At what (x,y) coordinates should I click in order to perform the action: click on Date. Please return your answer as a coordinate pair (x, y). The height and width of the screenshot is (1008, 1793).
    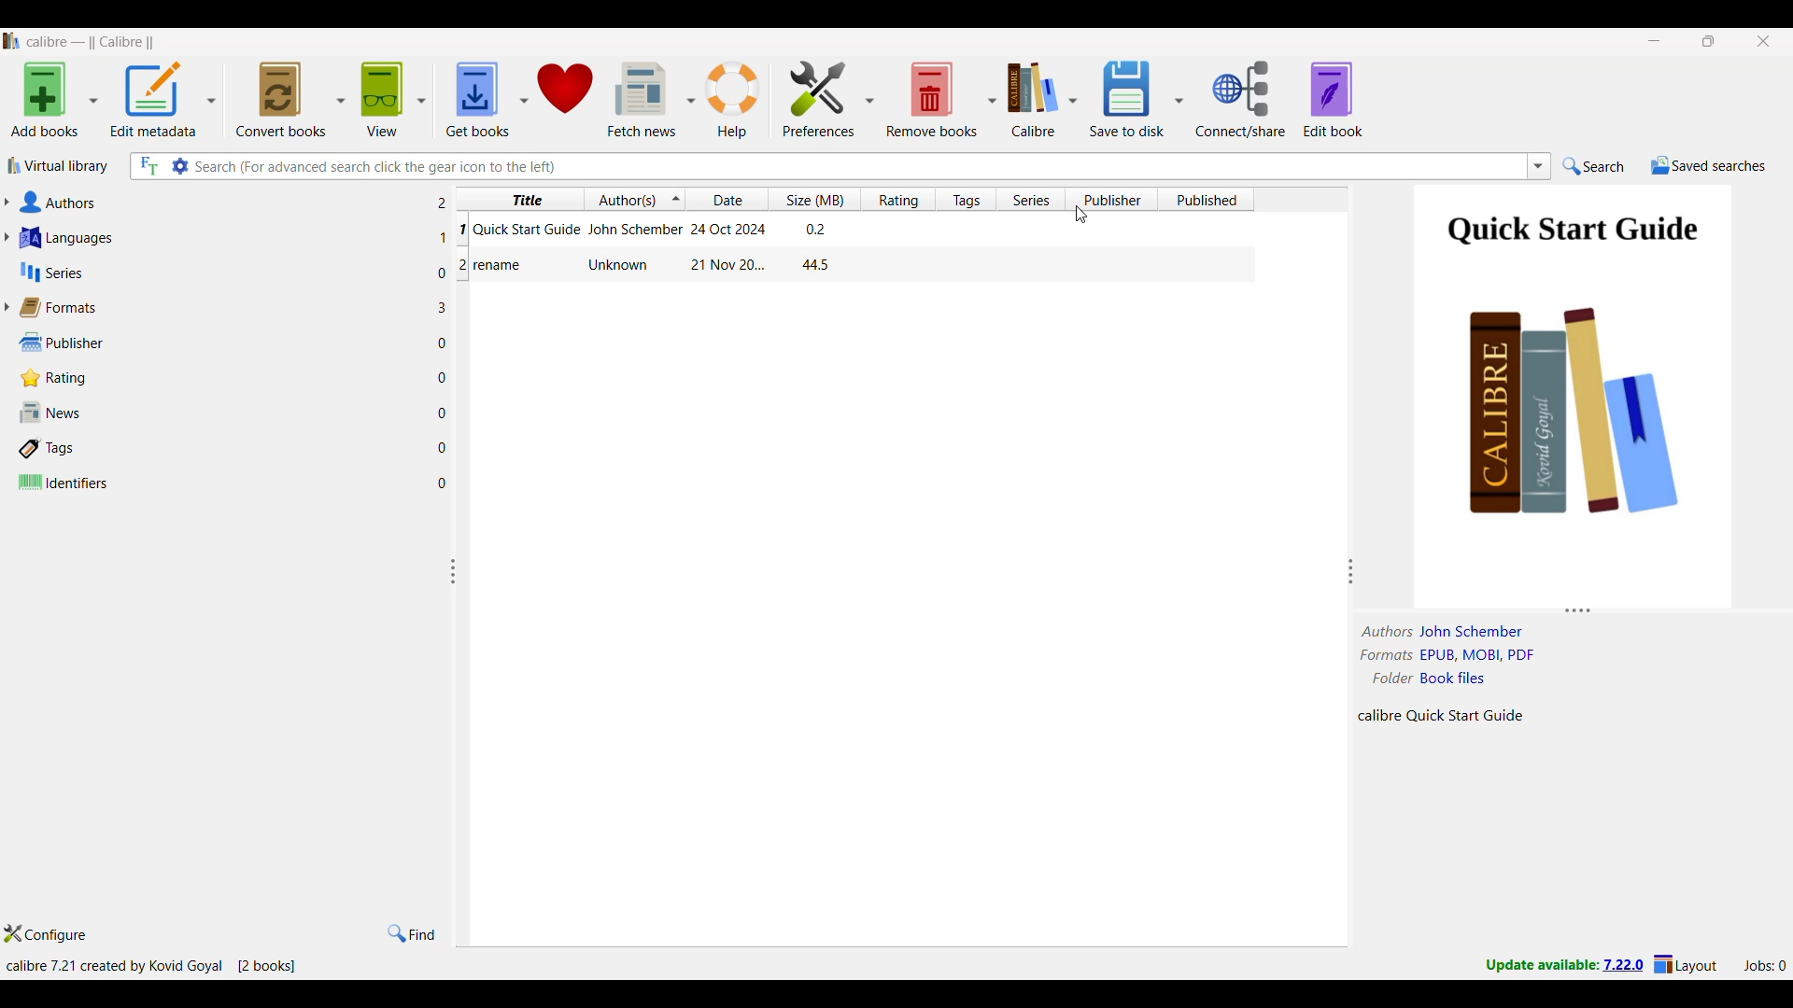
    Looking at the image, I should click on (725, 265).